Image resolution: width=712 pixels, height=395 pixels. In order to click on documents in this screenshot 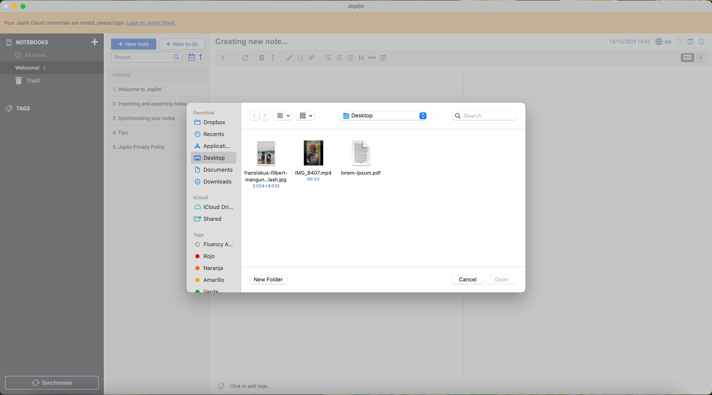, I will do `click(214, 169)`.